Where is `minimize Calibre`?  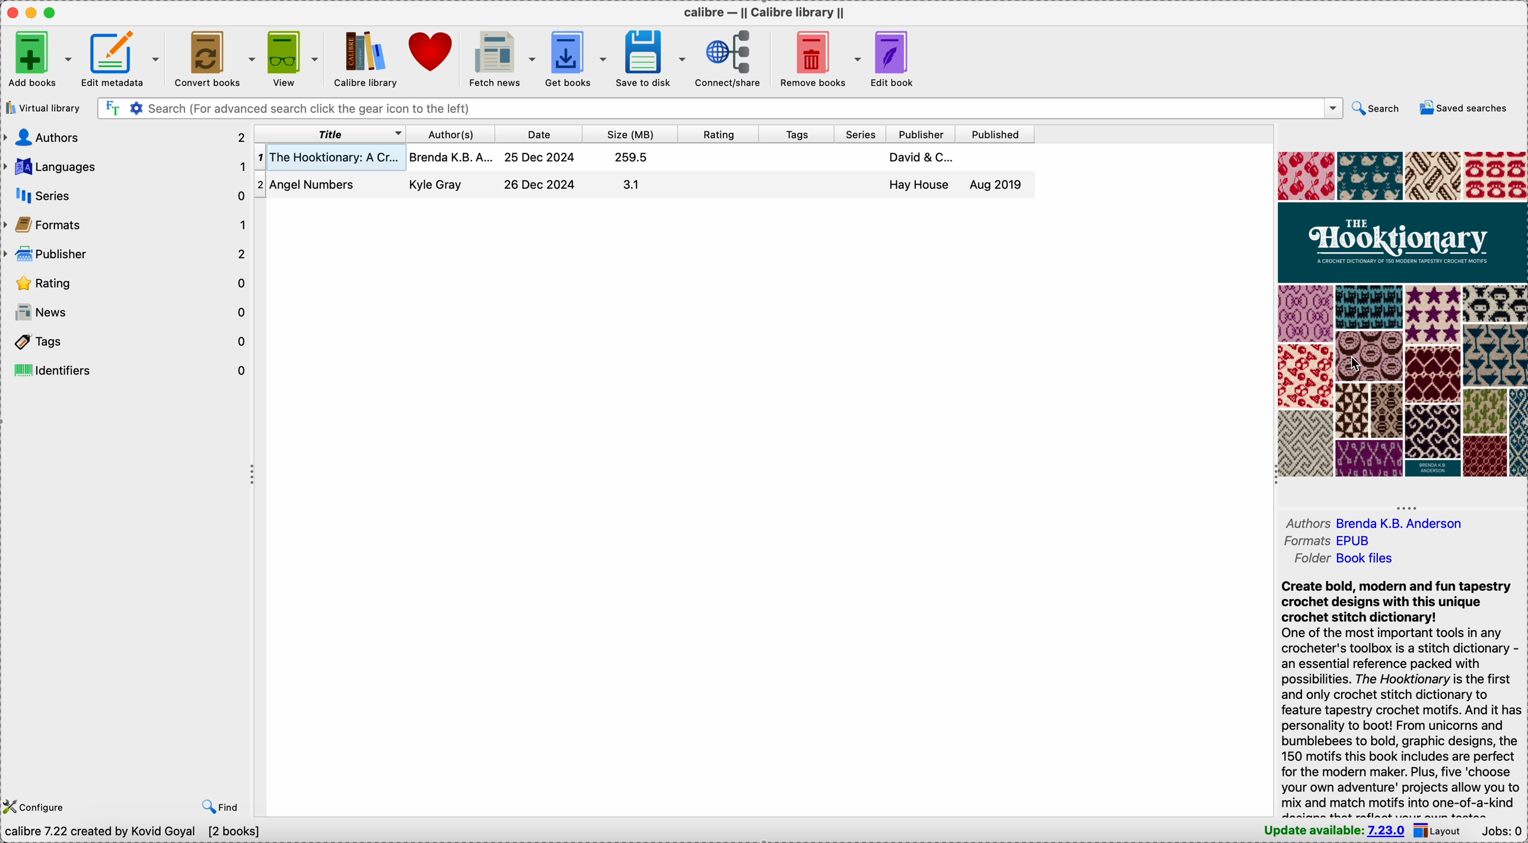 minimize Calibre is located at coordinates (31, 13).